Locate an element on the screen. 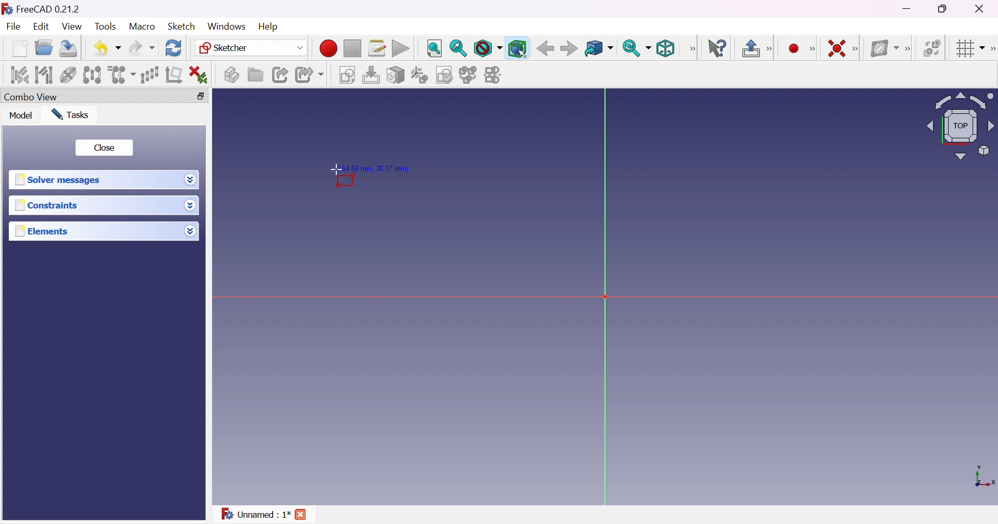 The width and height of the screenshot is (998, 524). Make link is located at coordinates (282, 75).